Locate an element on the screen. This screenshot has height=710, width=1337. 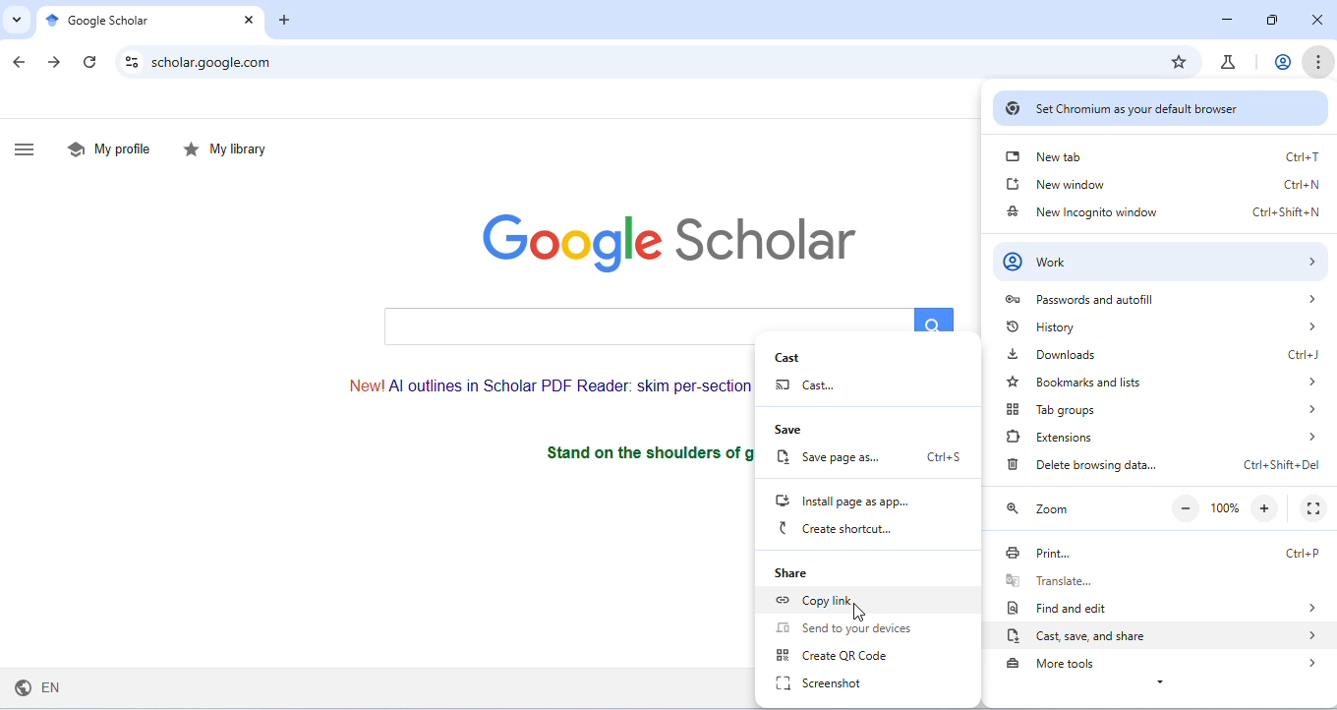
zoom is located at coordinates (1042, 507).